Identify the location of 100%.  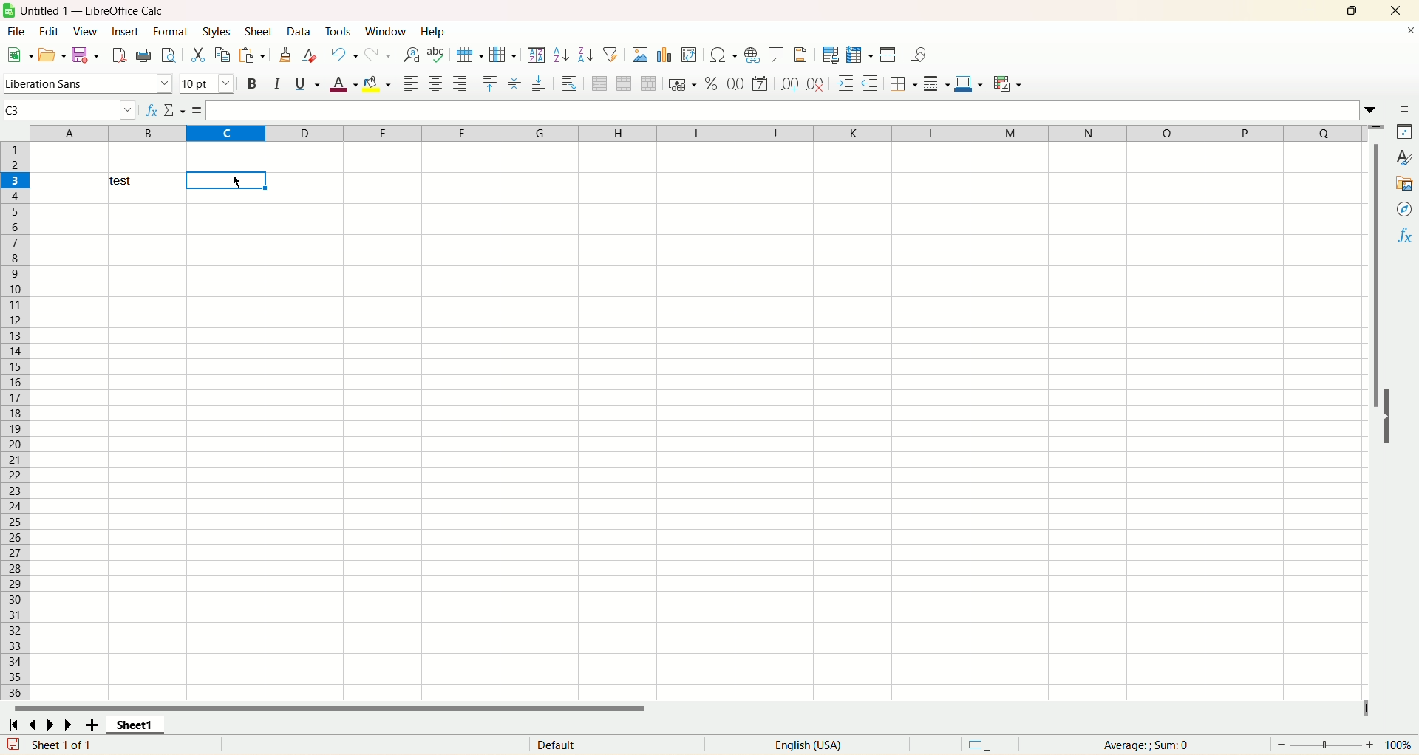
(1398, 745).